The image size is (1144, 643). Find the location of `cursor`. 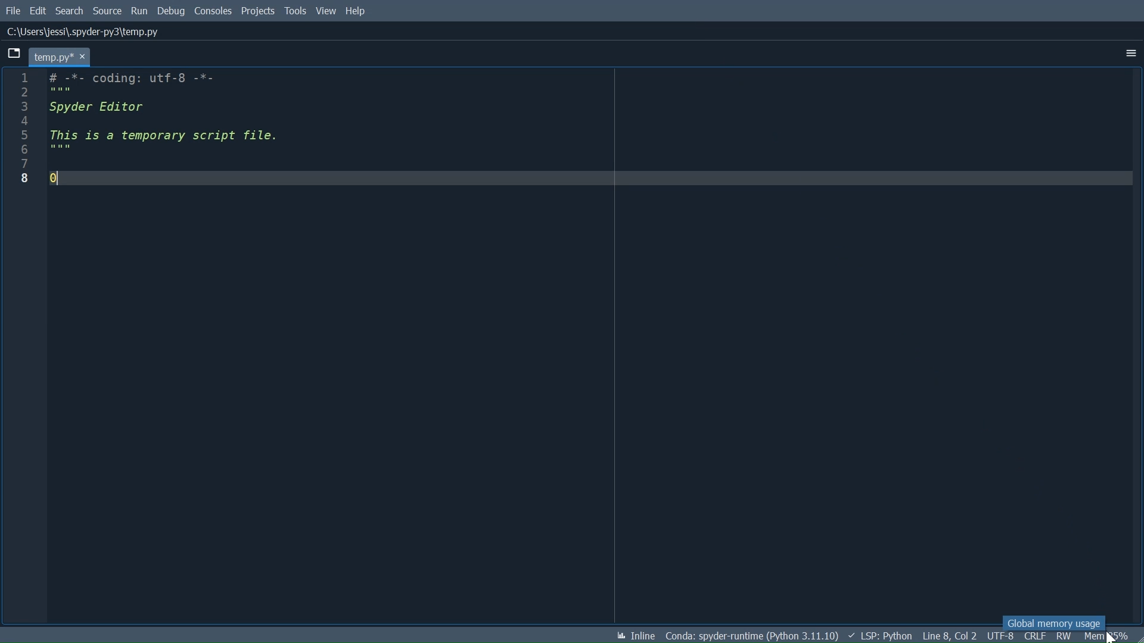

cursor is located at coordinates (1113, 635).